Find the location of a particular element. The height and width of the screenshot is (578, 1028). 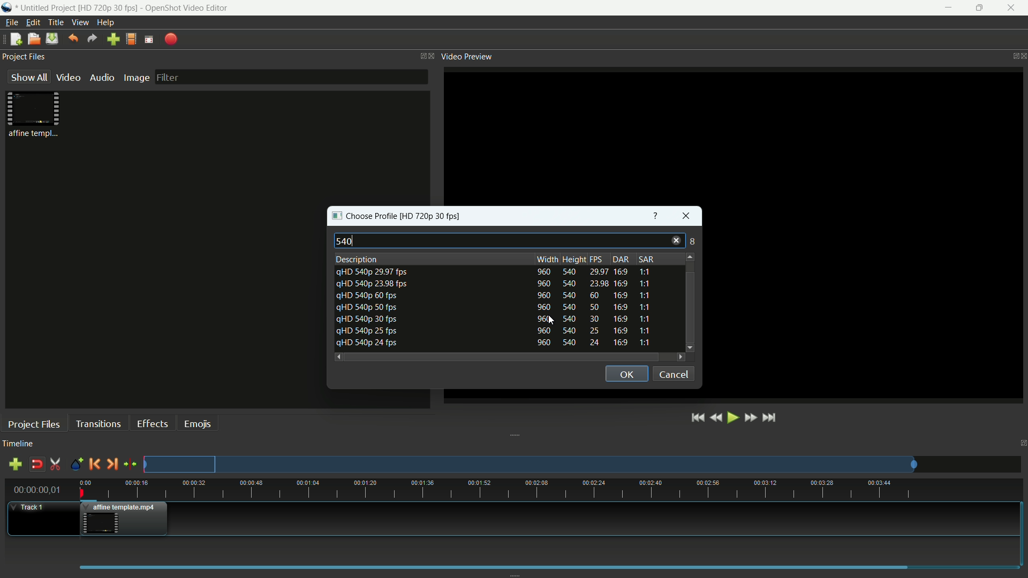

close app is located at coordinates (1014, 8).